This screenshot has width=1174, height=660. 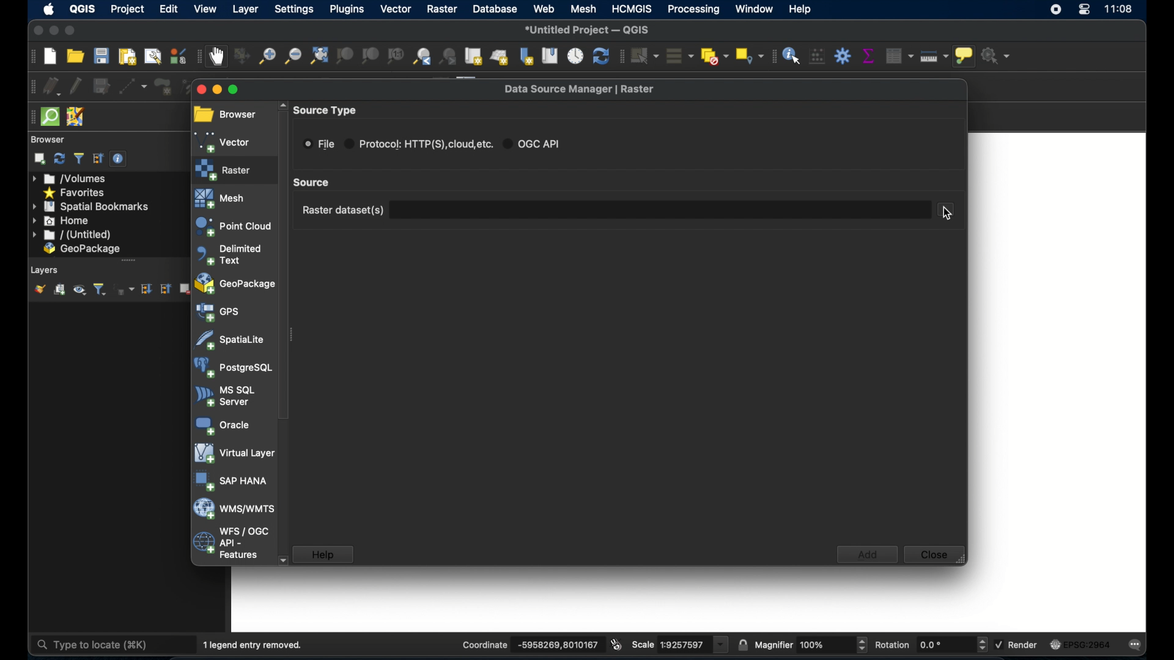 I want to click on ms sql server, so click(x=229, y=395).